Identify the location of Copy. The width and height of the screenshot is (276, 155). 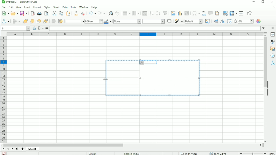
(61, 13).